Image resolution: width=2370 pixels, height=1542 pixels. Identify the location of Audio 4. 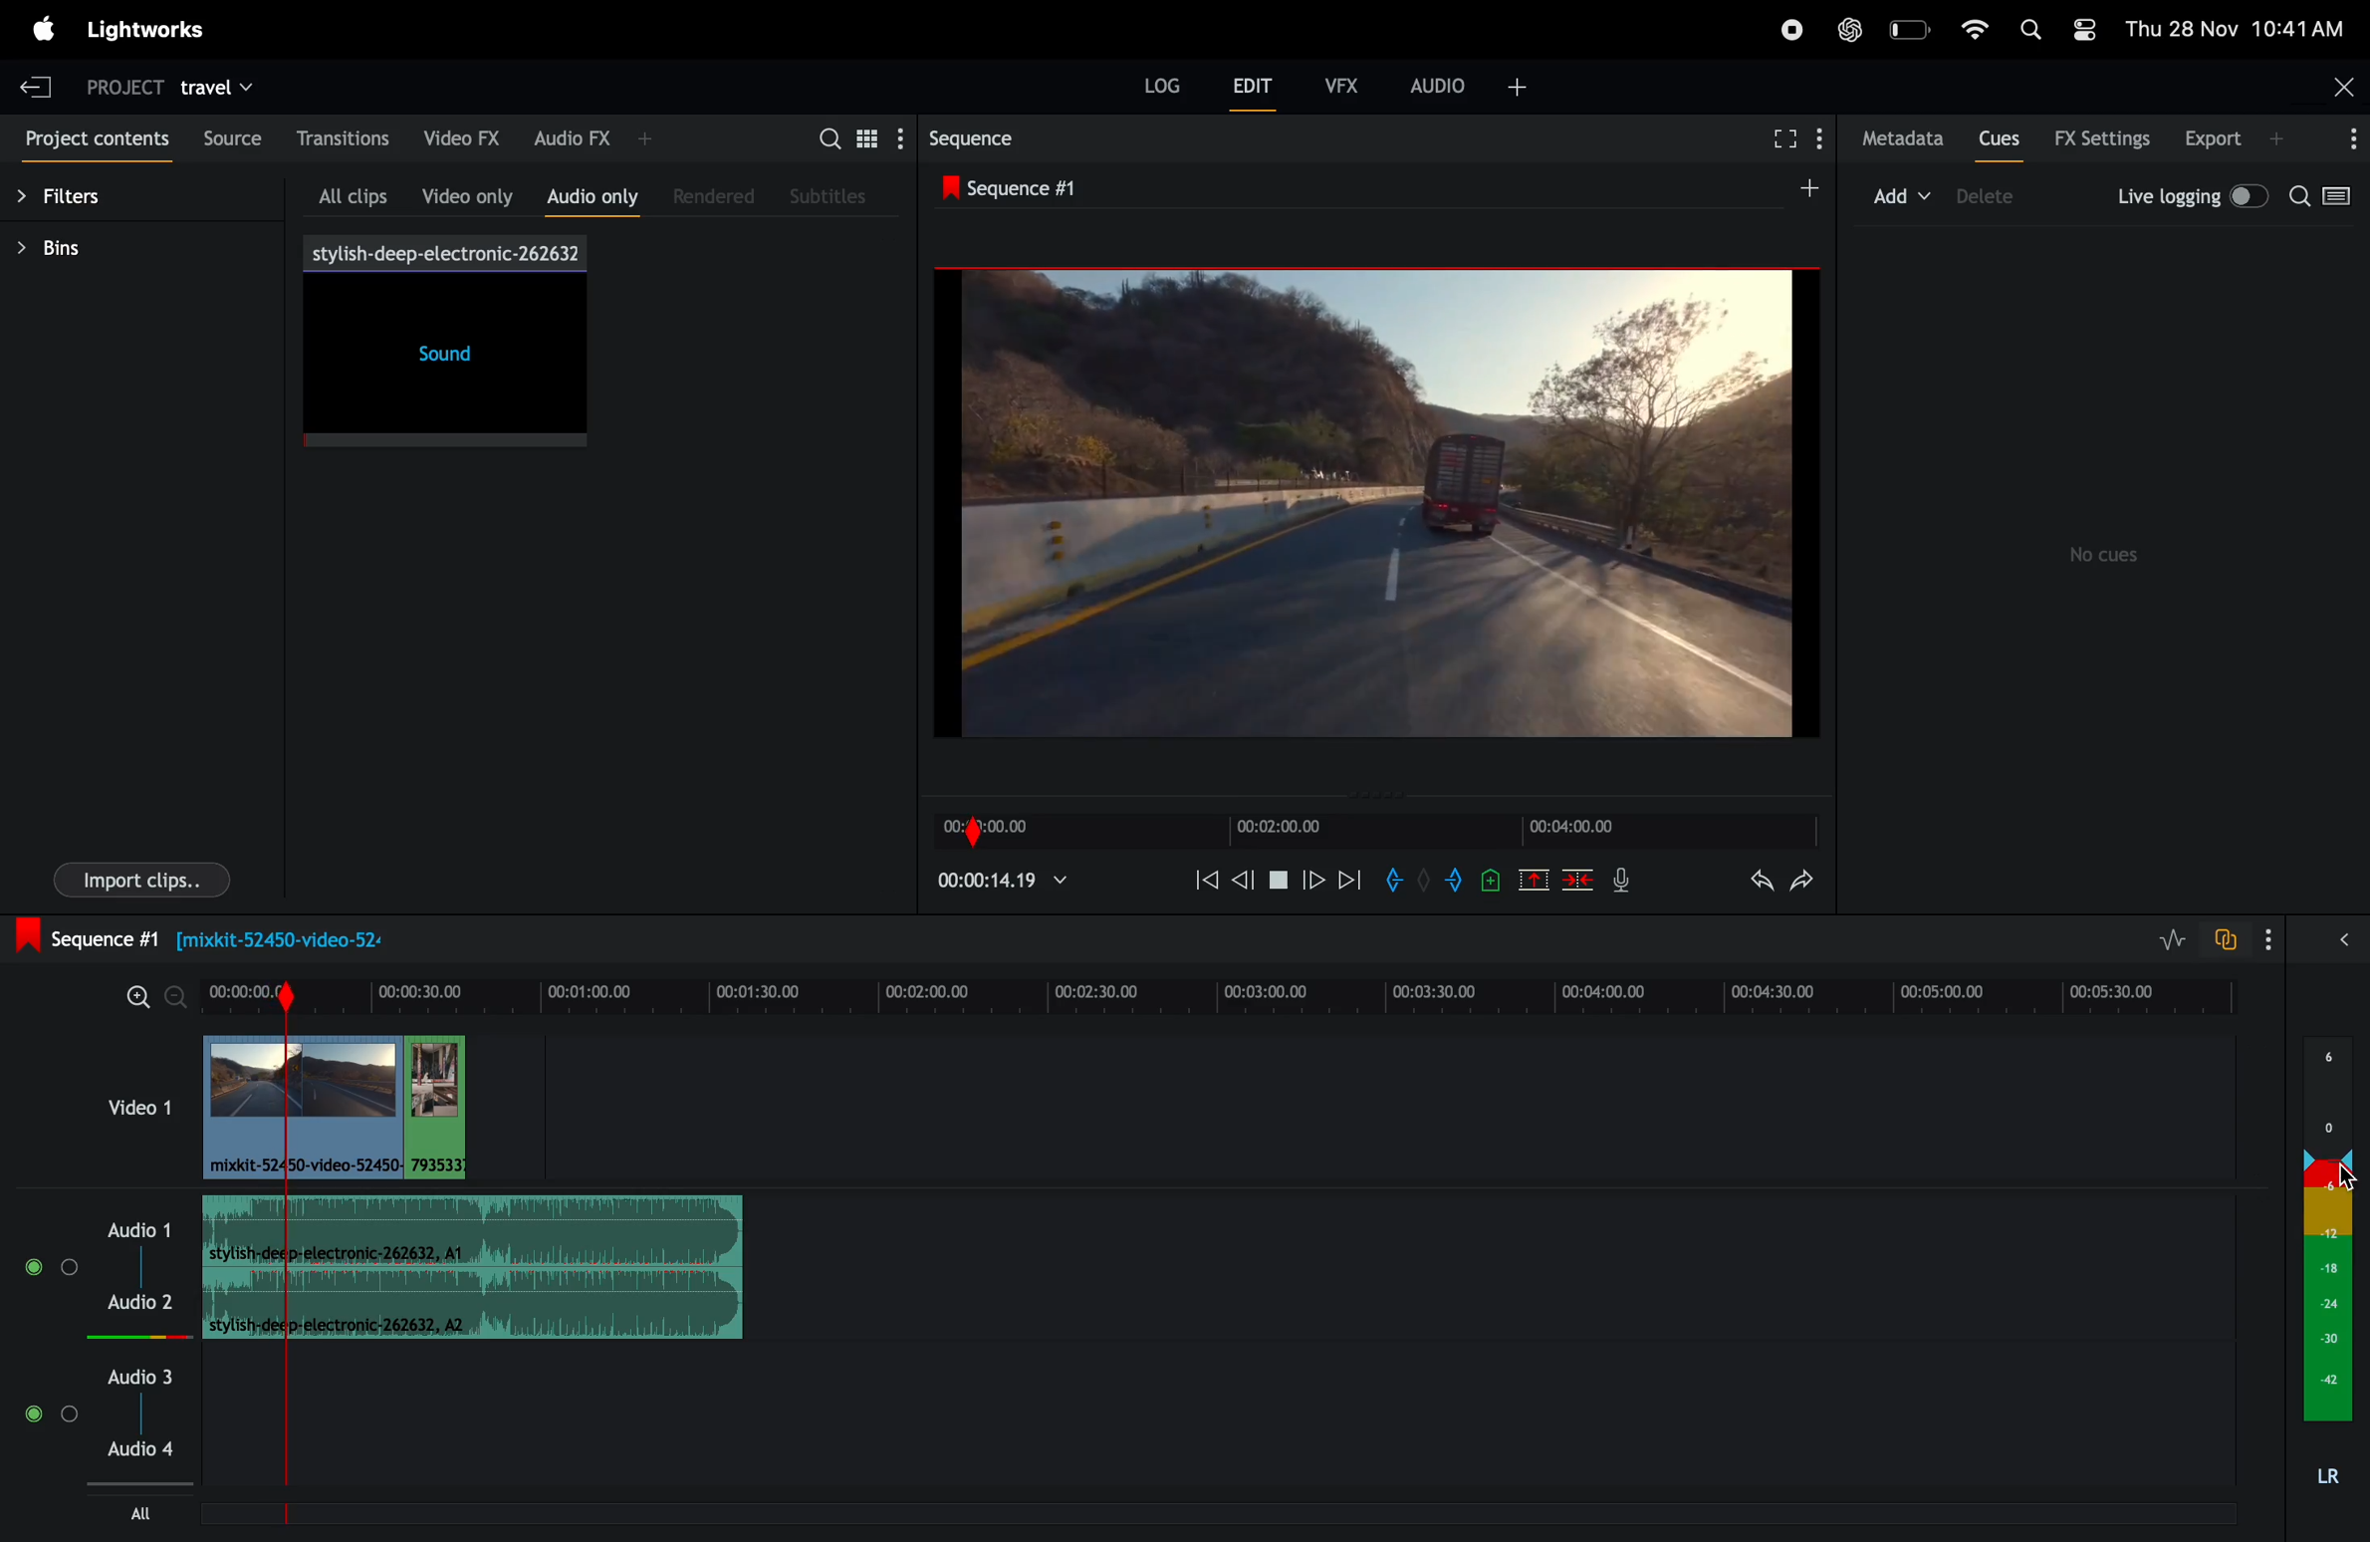
(148, 1447).